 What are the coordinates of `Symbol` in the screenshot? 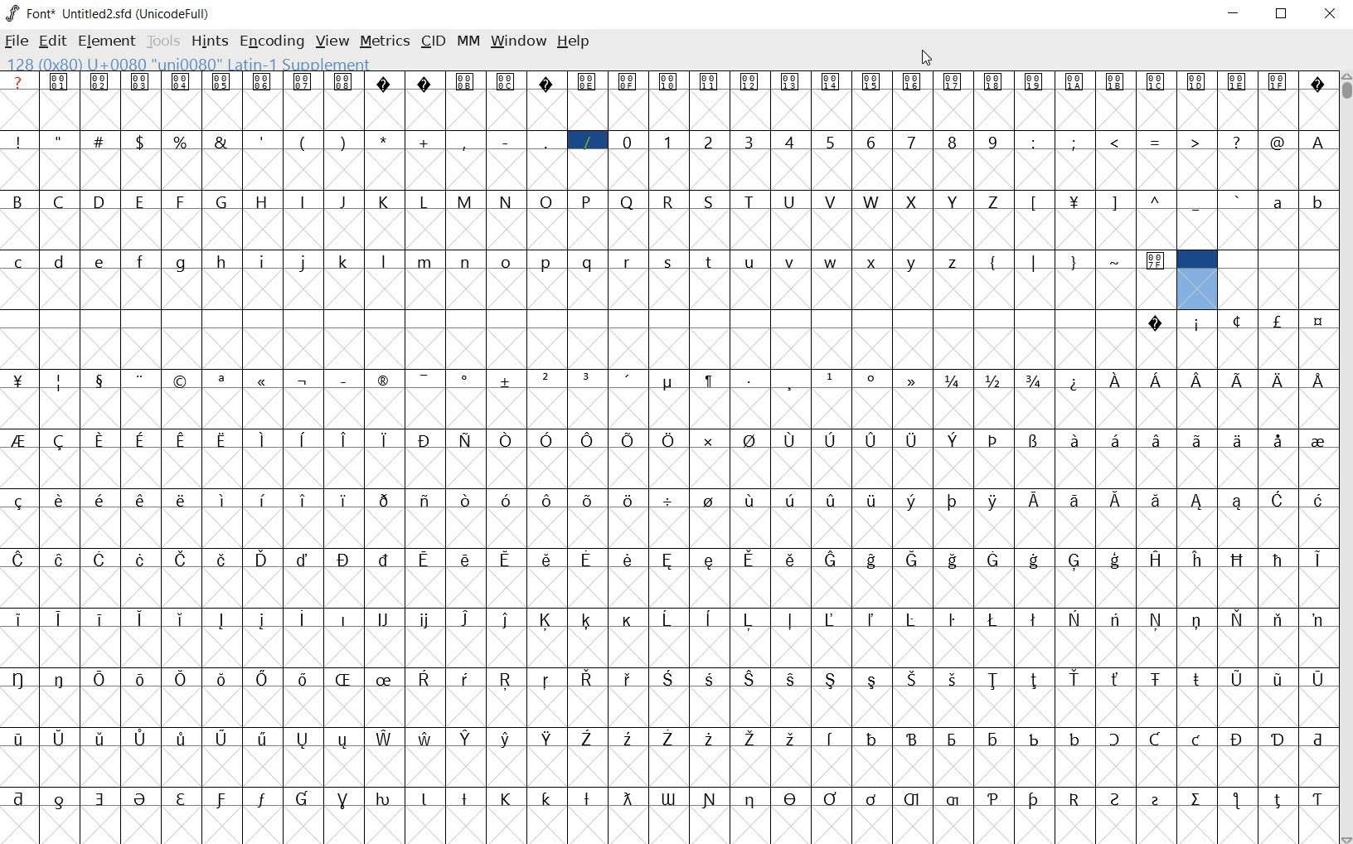 It's located at (509, 797).